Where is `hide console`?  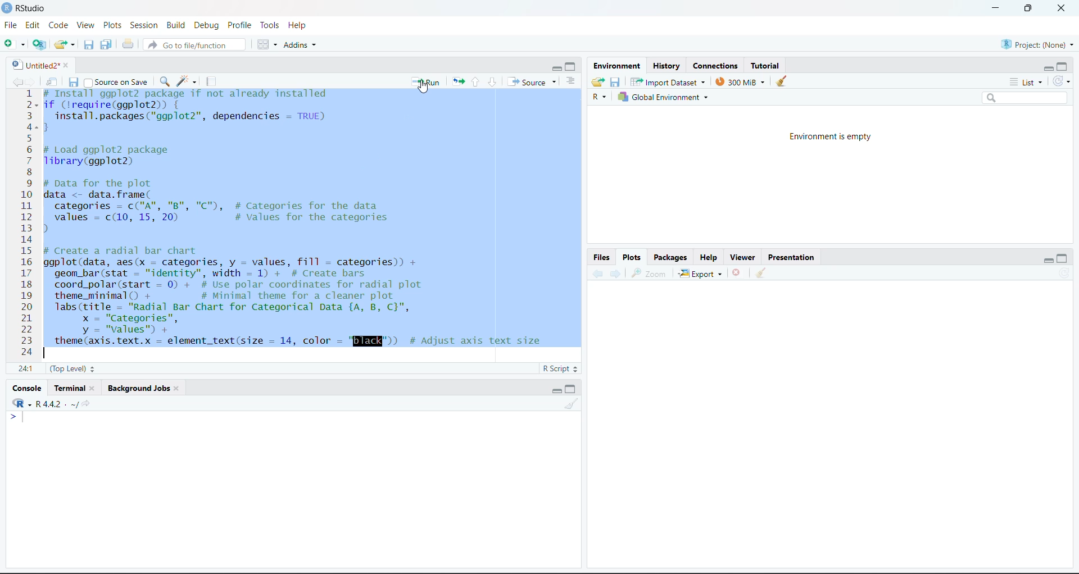
hide console is located at coordinates (572, 67).